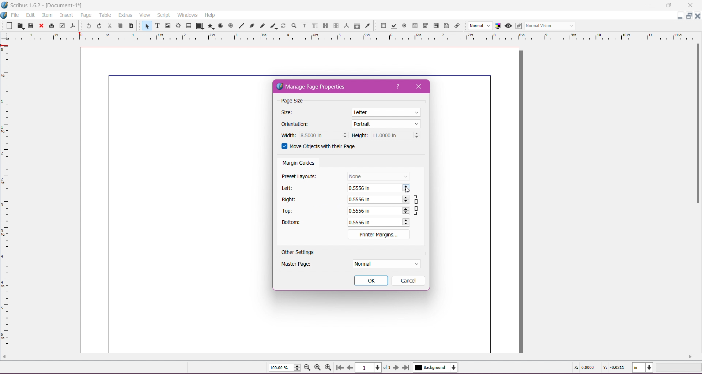  Describe the element at coordinates (357, 26) in the screenshot. I see `Copy Item Properties` at that location.